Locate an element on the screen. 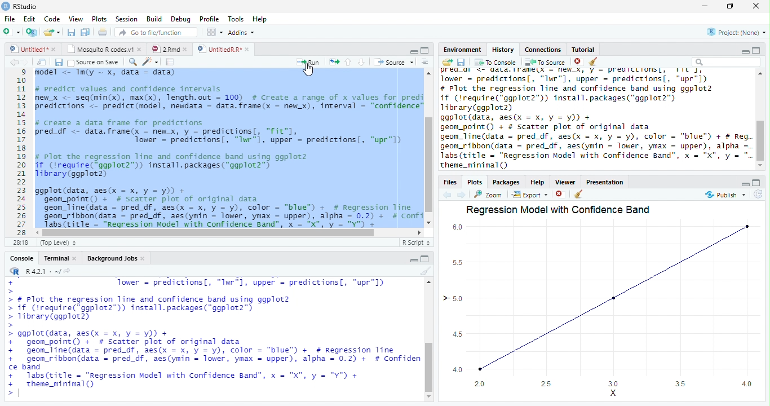  Next is located at coordinates (25, 63).